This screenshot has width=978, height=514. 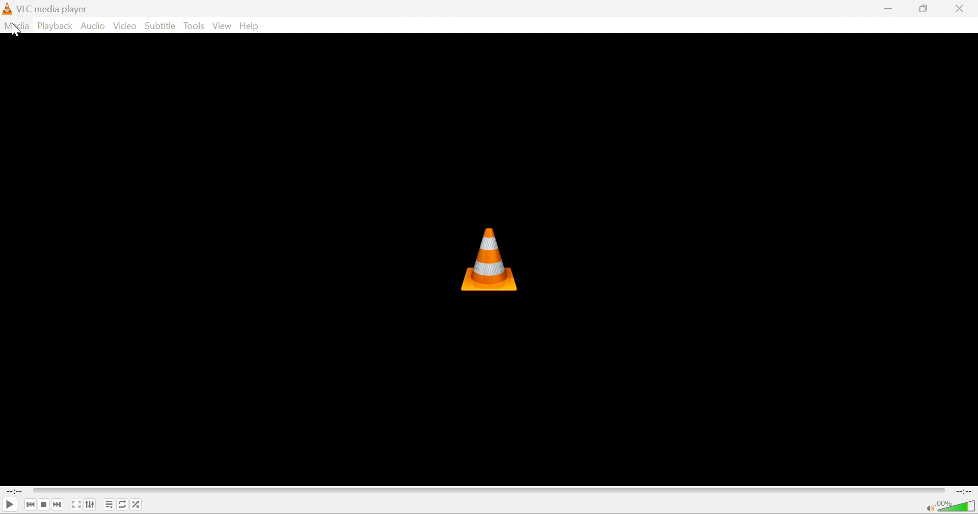 I want to click on Video, so click(x=125, y=27).